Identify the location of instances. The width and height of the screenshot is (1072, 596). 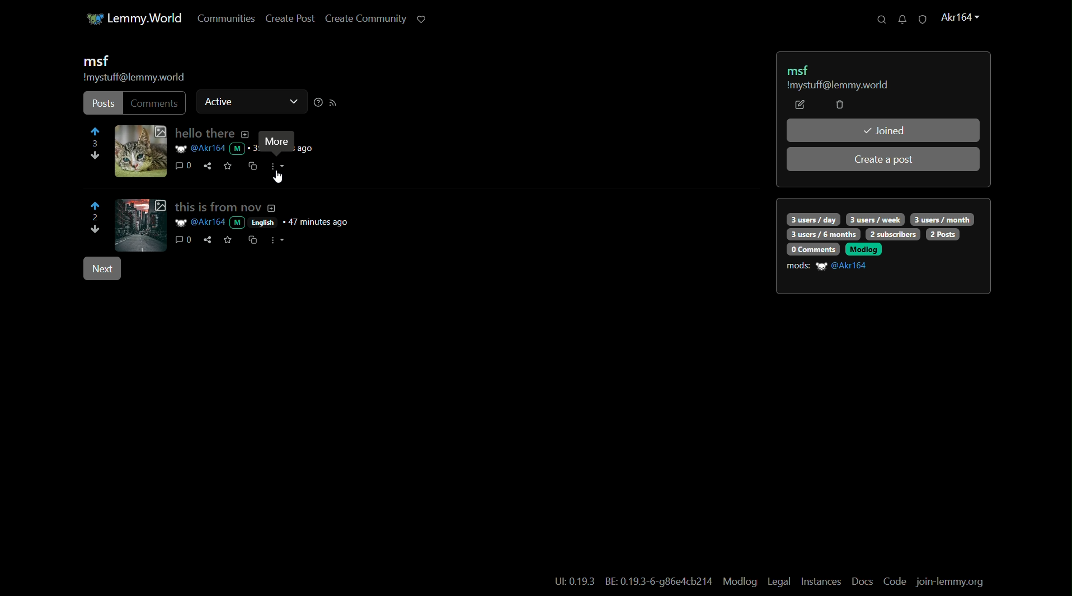
(821, 581).